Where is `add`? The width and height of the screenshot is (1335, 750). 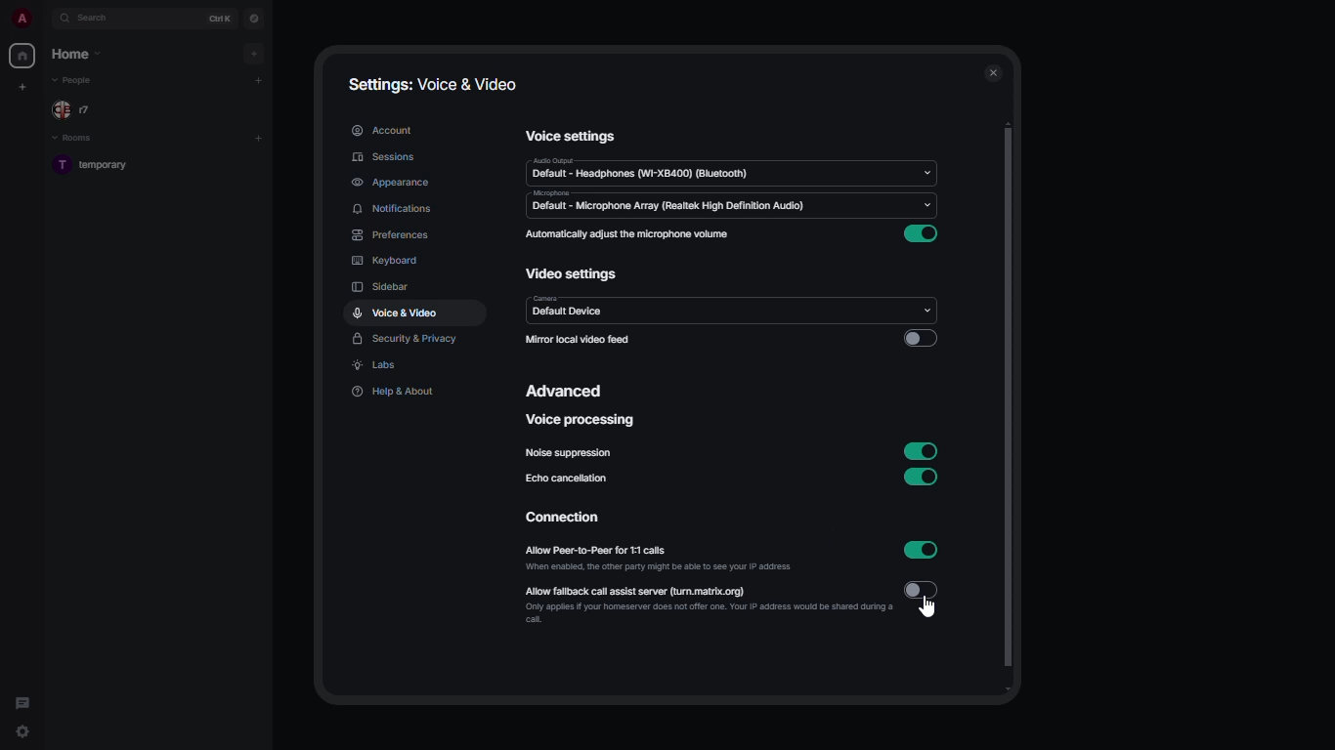
add is located at coordinates (252, 53).